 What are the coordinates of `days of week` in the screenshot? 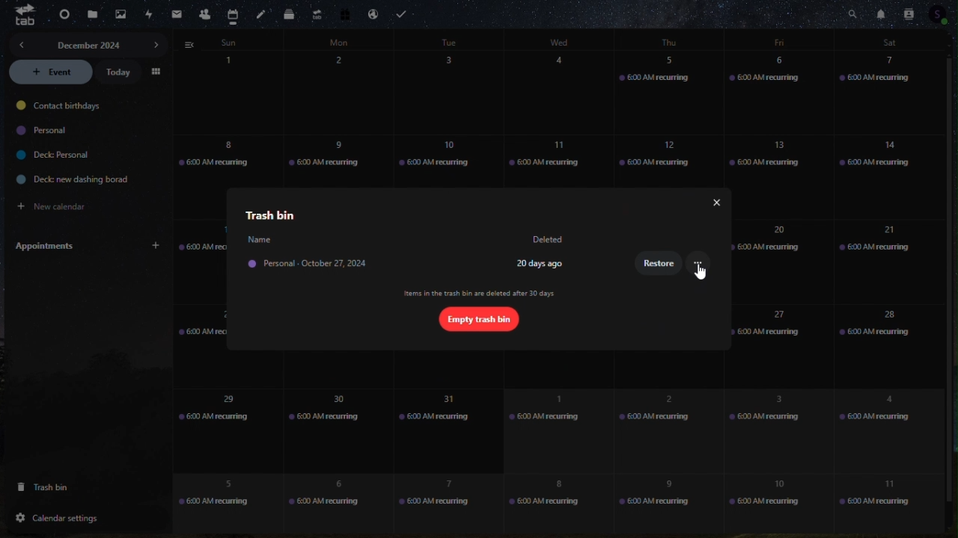 It's located at (559, 41).